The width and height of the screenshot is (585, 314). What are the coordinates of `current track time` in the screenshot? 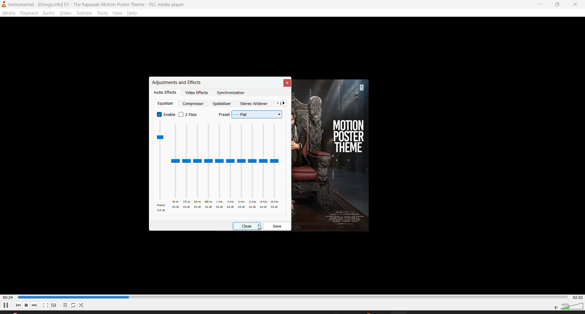 It's located at (8, 297).